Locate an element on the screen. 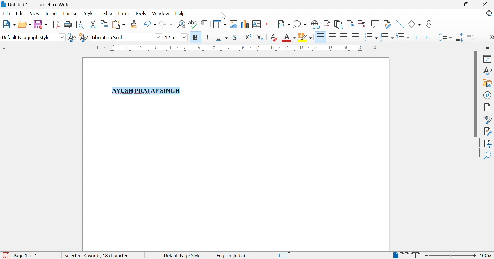  Form is located at coordinates (124, 13).